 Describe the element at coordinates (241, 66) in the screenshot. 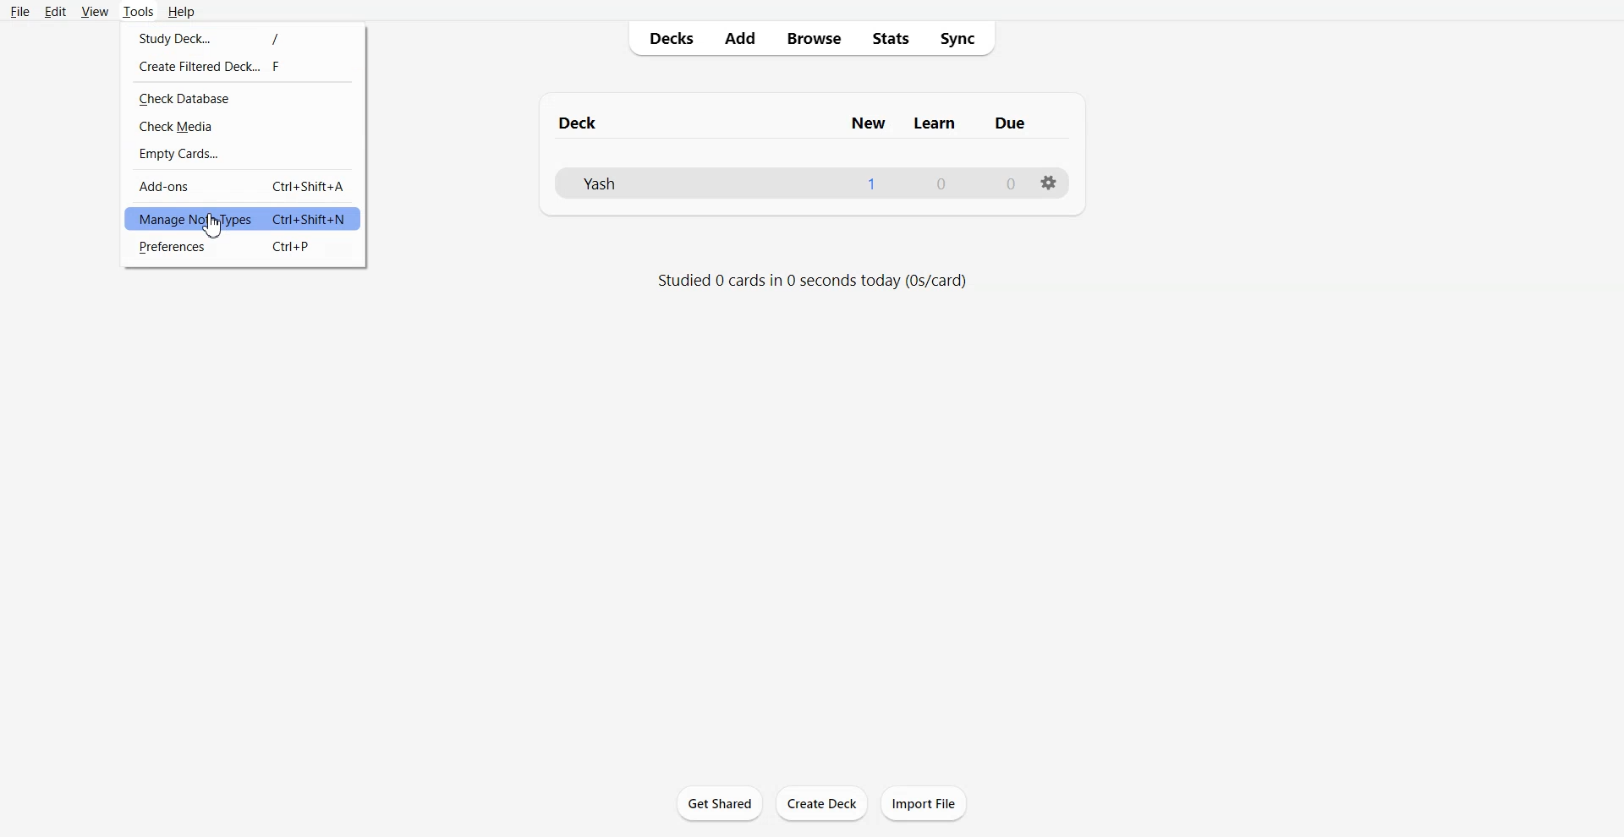

I see `Create Filtered Deck` at that location.